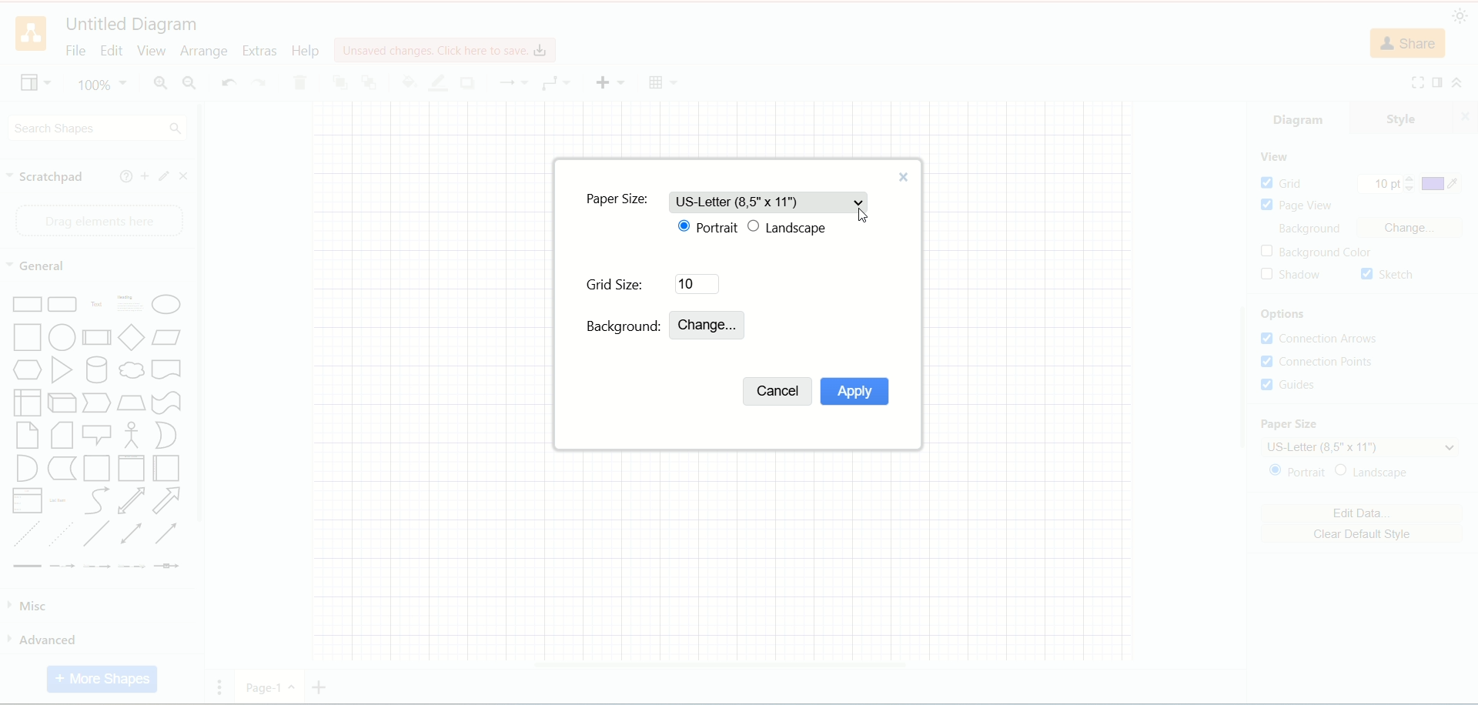 The image size is (1478, 705). Describe the element at coordinates (28, 371) in the screenshot. I see `Hexagon` at that location.